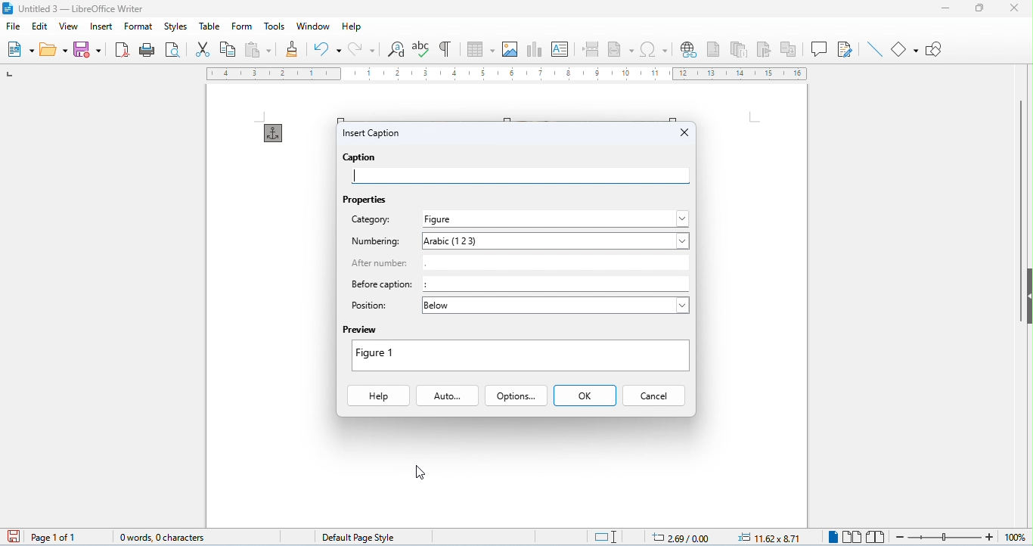 The height and width of the screenshot is (546, 1033). What do you see at coordinates (420, 473) in the screenshot?
I see `cursor movement` at bounding box center [420, 473].